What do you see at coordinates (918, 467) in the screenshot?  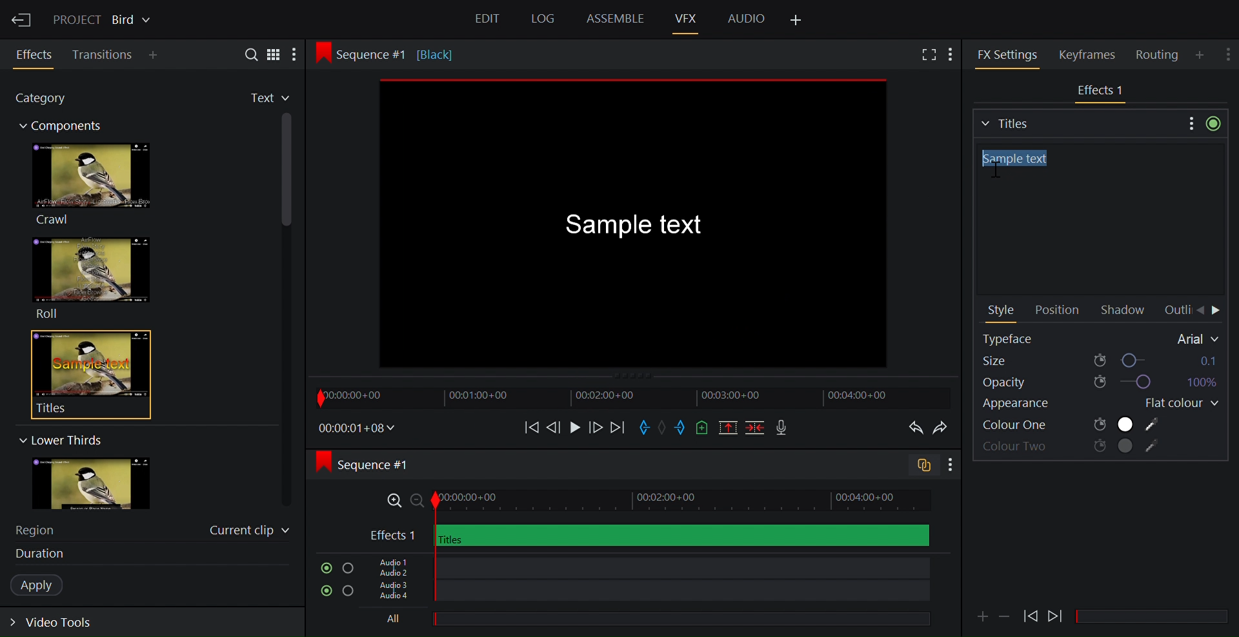 I see `Toggle audio trcak sync` at bounding box center [918, 467].